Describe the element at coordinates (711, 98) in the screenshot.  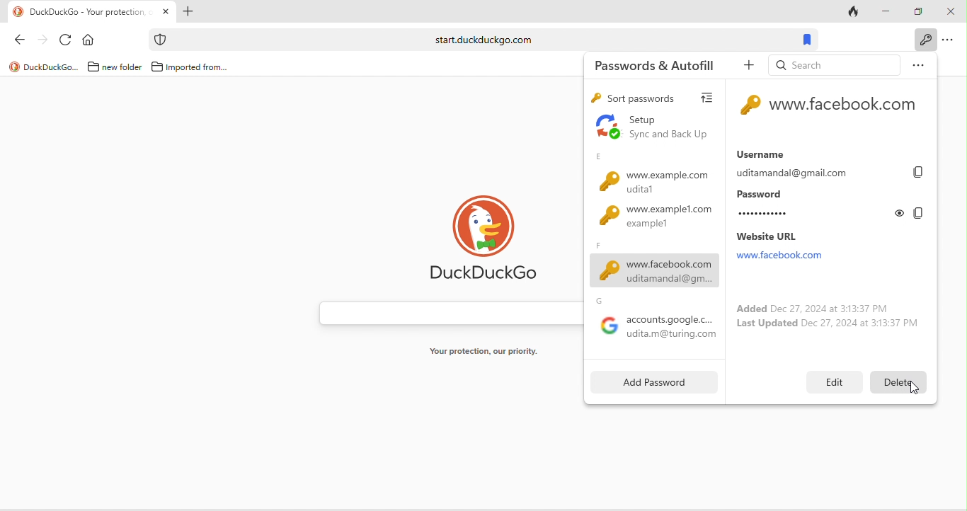
I see `view` at that location.